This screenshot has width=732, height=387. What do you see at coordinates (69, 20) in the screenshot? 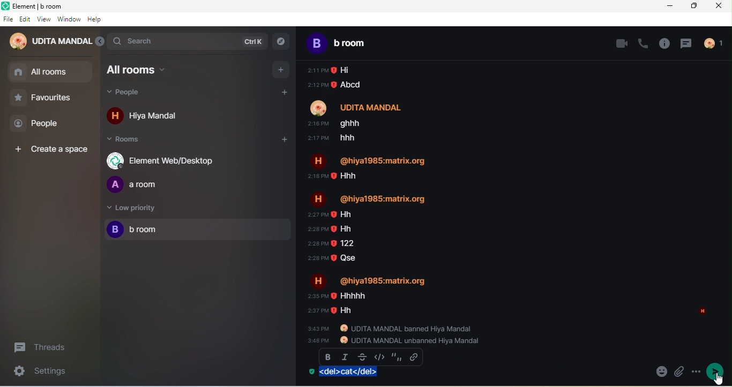
I see `window` at bounding box center [69, 20].